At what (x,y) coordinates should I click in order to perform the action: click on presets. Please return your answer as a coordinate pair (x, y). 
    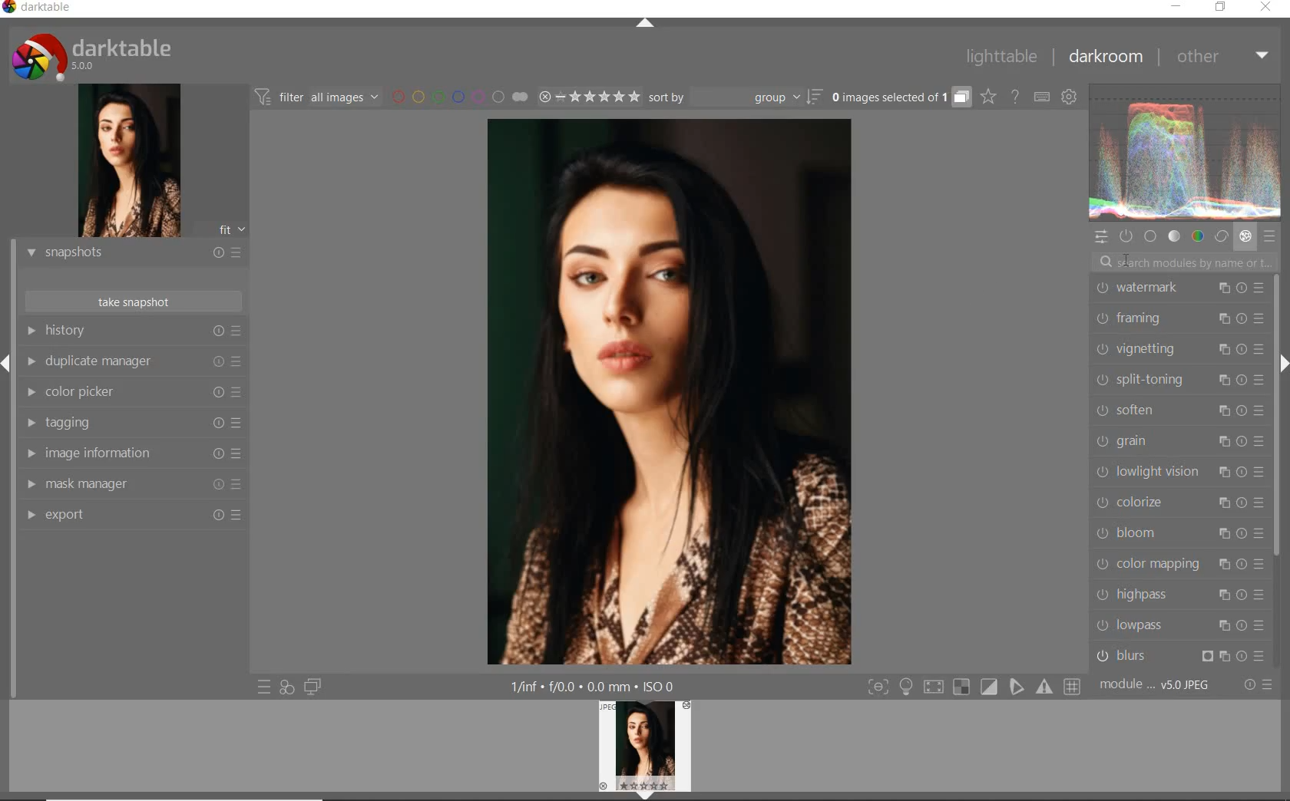
    Looking at the image, I should click on (1272, 238).